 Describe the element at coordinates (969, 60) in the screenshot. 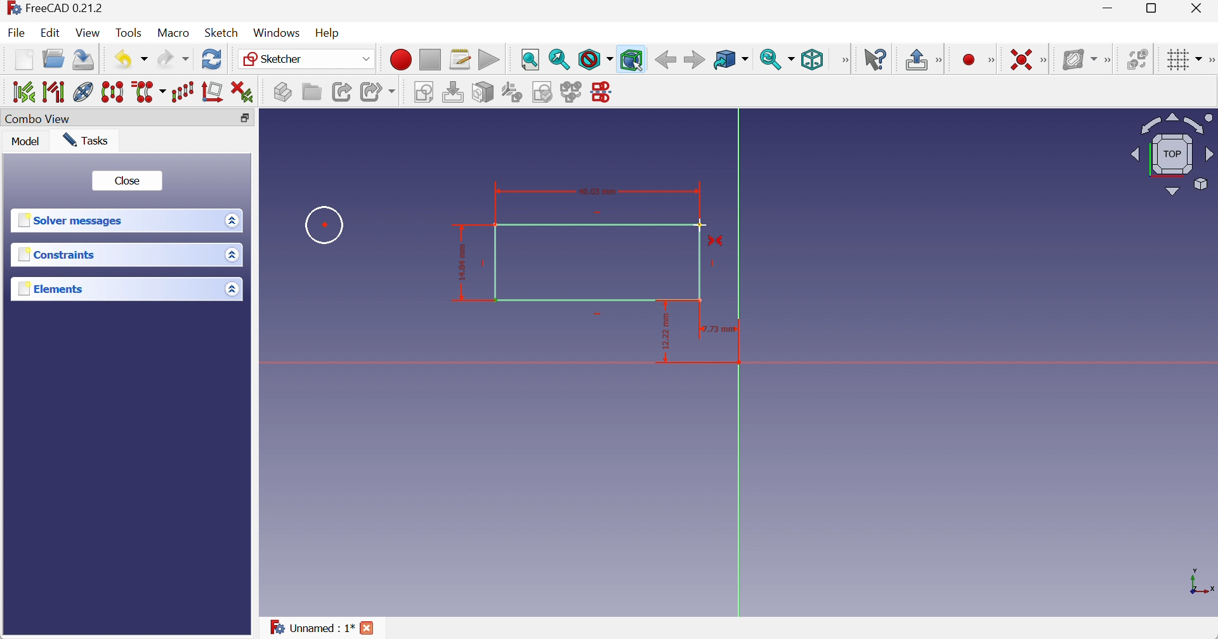

I see `Create point` at that location.